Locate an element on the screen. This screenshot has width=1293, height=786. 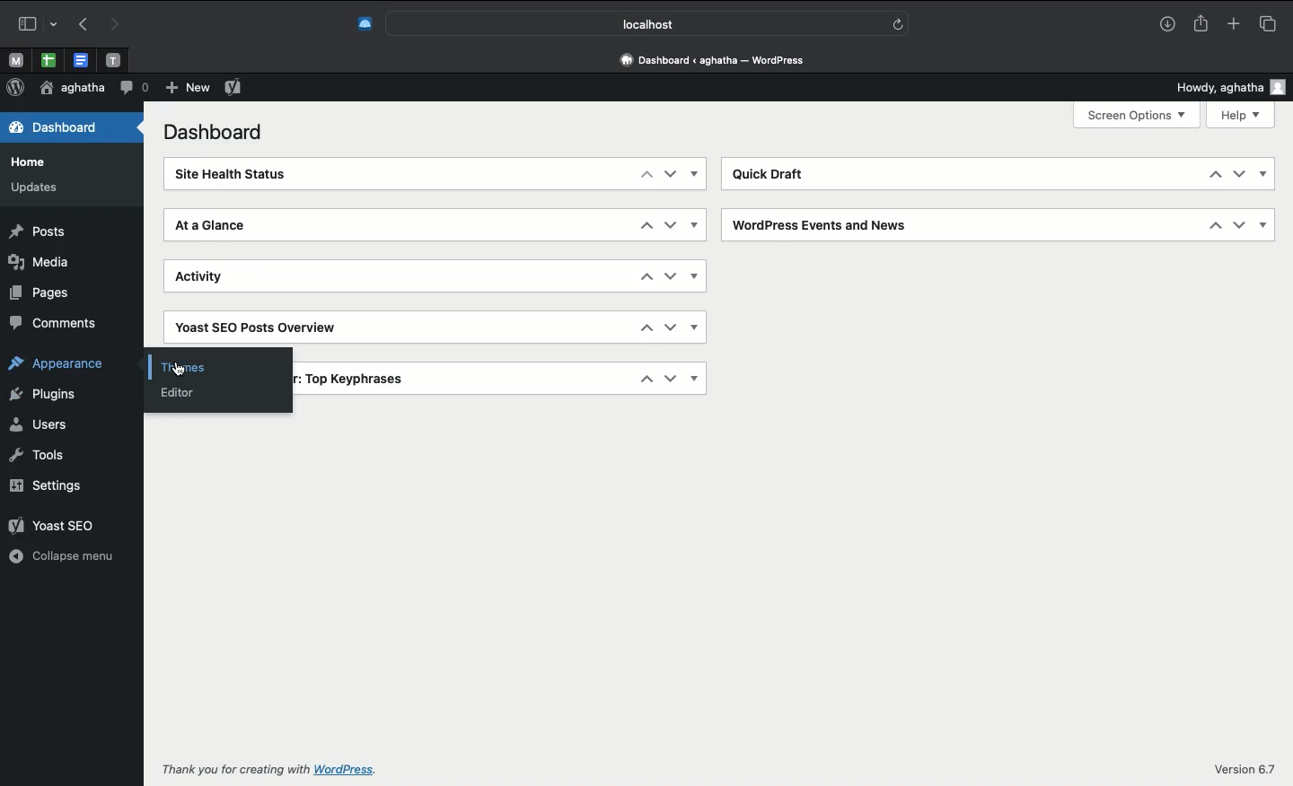
Down is located at coordinates (670, 173).